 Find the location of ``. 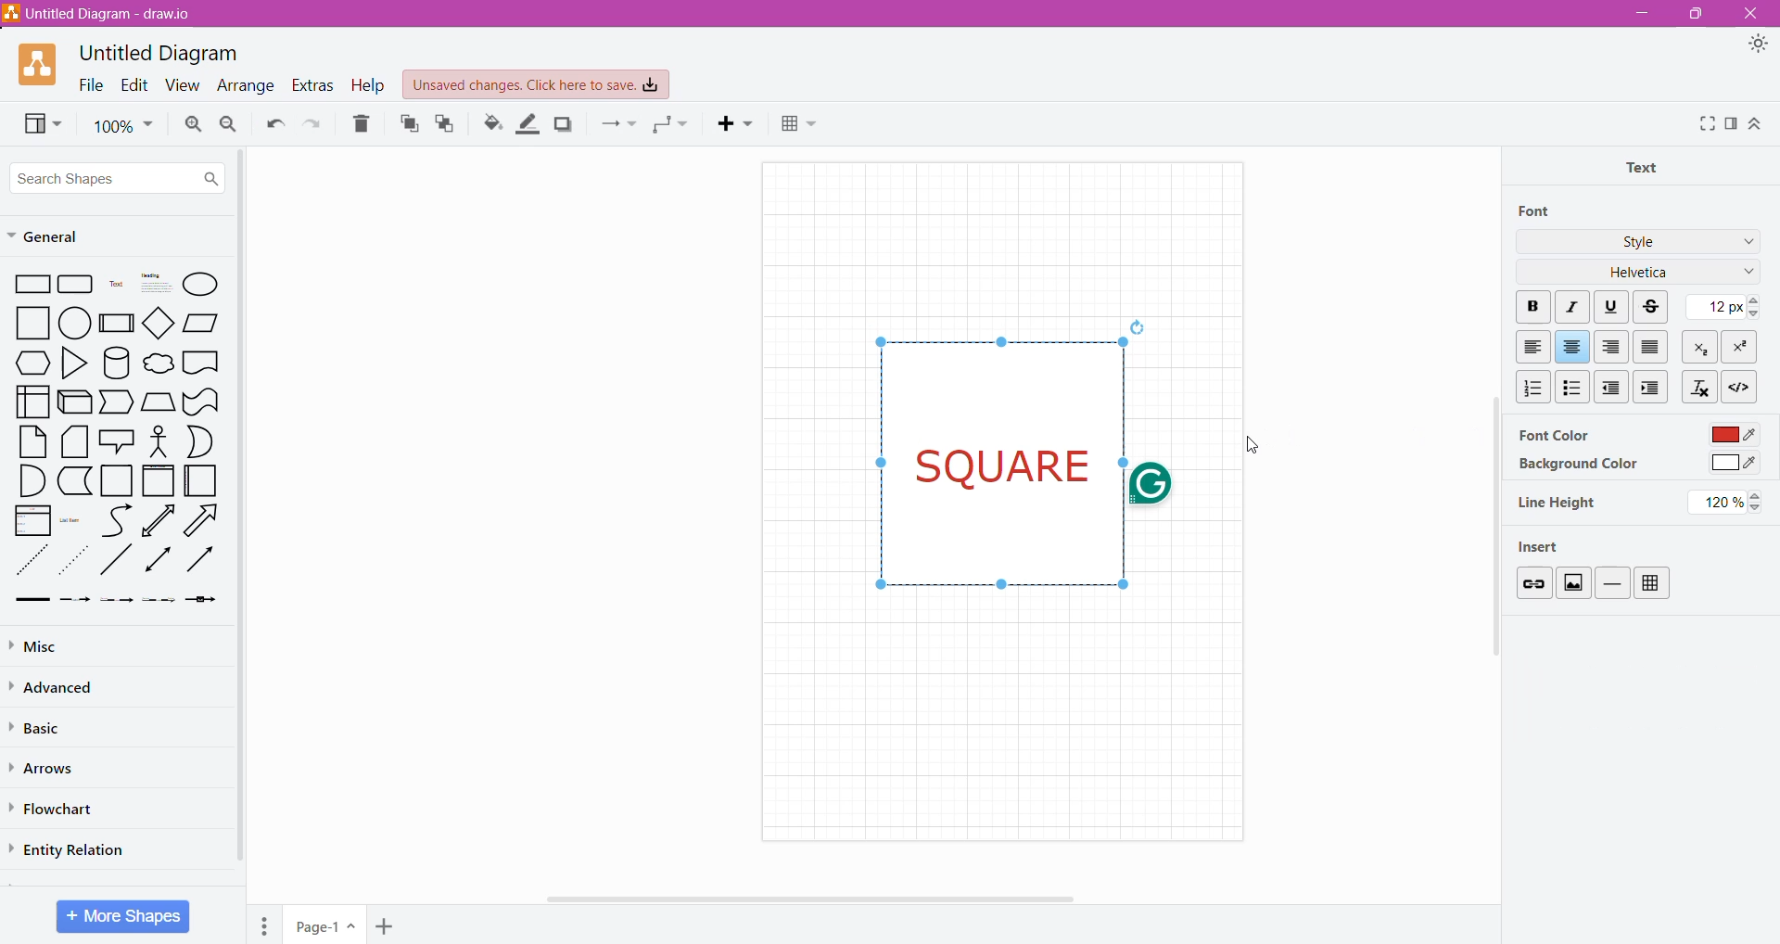

 is located at coordinates (1641, 272).